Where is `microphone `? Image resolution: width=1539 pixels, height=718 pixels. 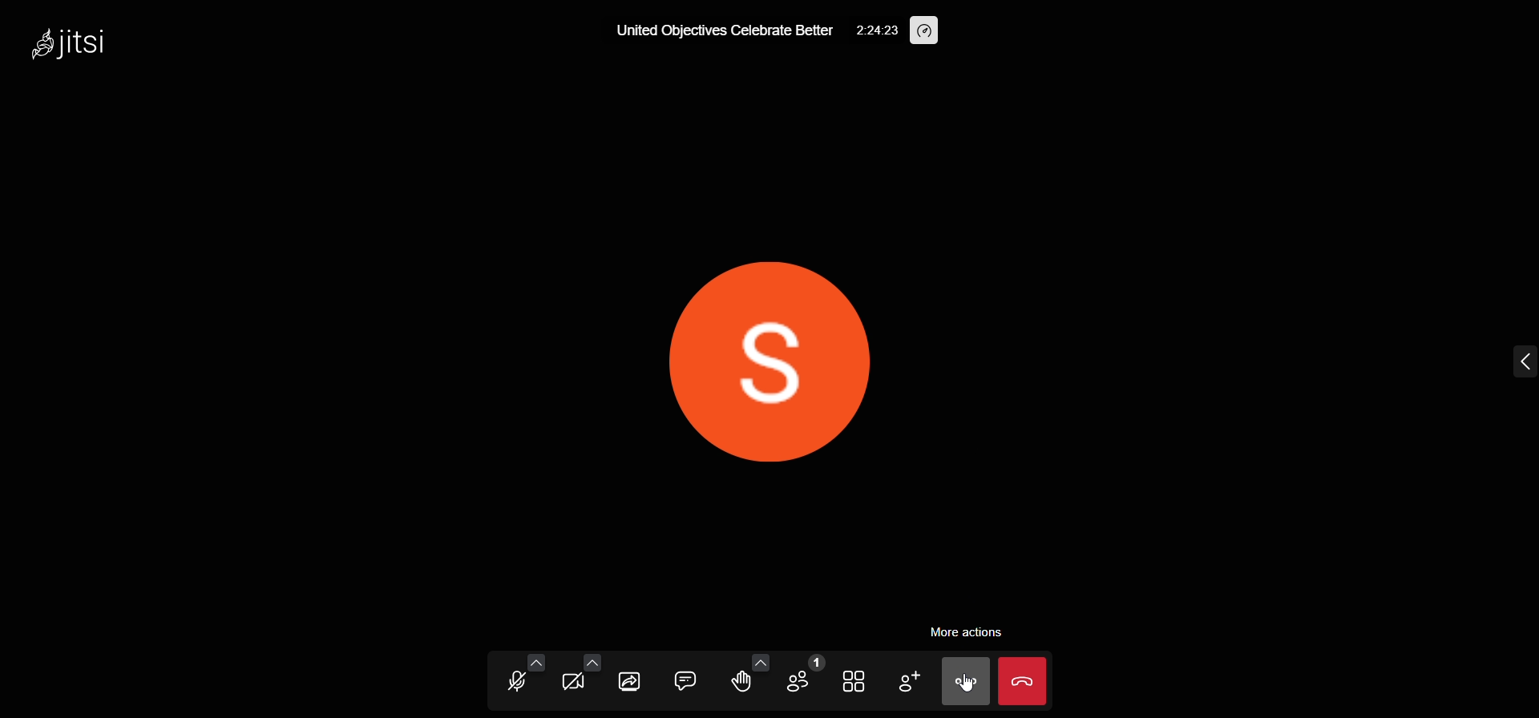
microphone  is located at coordinates (518, 684).